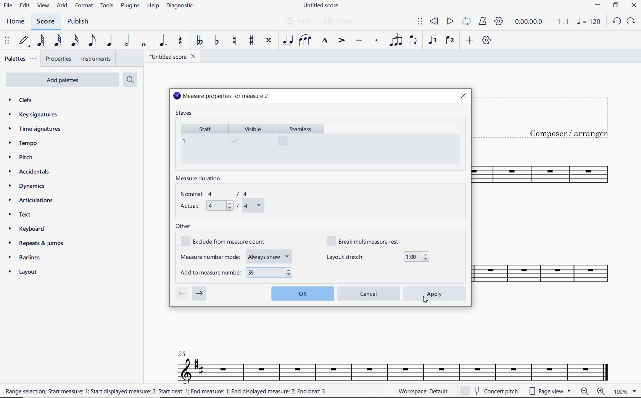  I want to click on zoom factor, so click(624, 392).